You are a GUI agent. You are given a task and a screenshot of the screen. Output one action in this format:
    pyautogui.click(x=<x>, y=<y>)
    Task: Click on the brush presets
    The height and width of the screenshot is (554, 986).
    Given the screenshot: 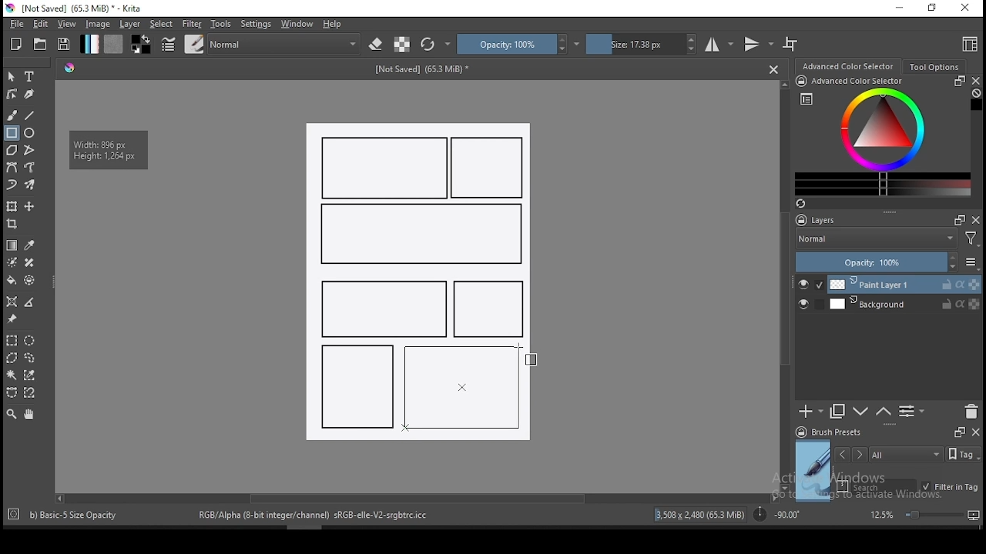 What is the action you would take?
    pyautogui.click(x=833, y=432)
    